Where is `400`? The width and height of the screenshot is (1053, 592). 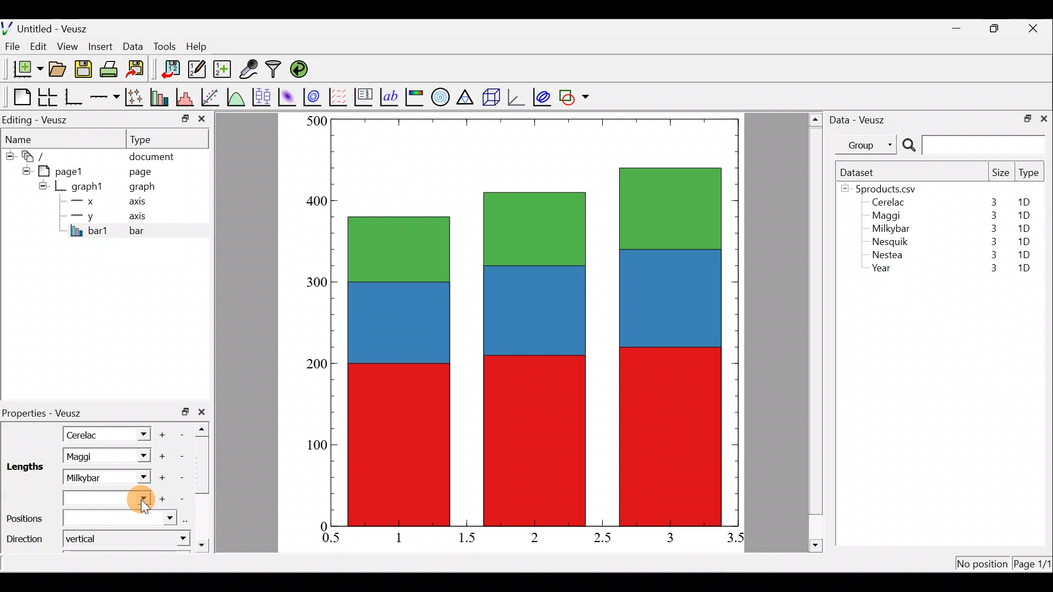 400 is located at coordinates (313, 202).